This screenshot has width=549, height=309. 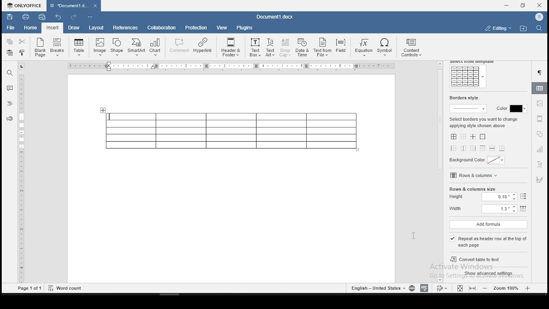 What do you see at coordinates (386, 48) in the screenshot?
I see `Symbol` at bounding box center [386, 48].